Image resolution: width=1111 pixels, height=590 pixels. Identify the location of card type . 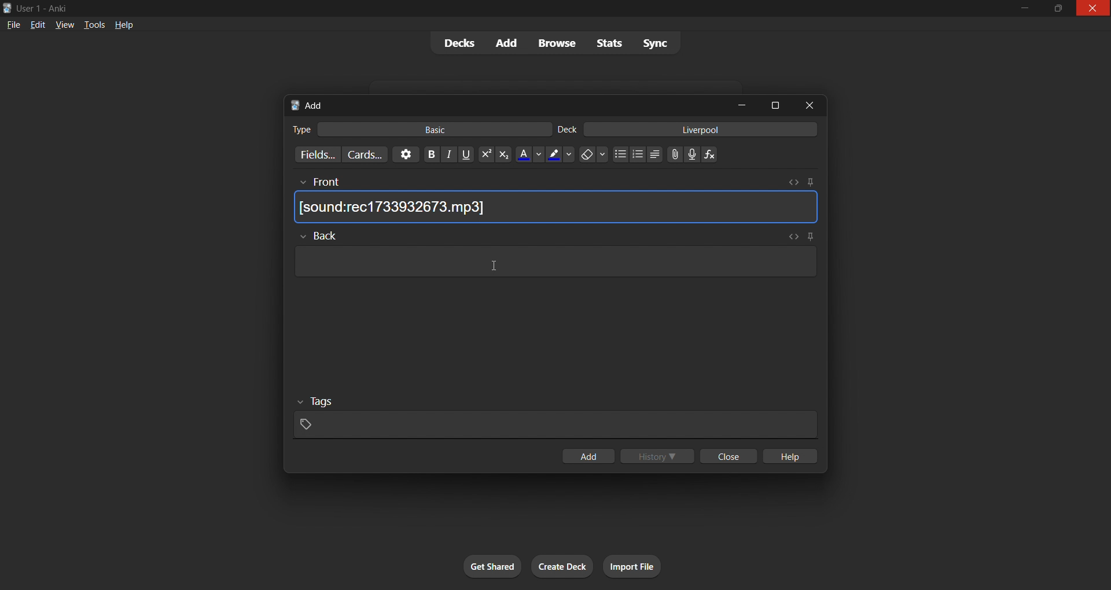
(299, 128).